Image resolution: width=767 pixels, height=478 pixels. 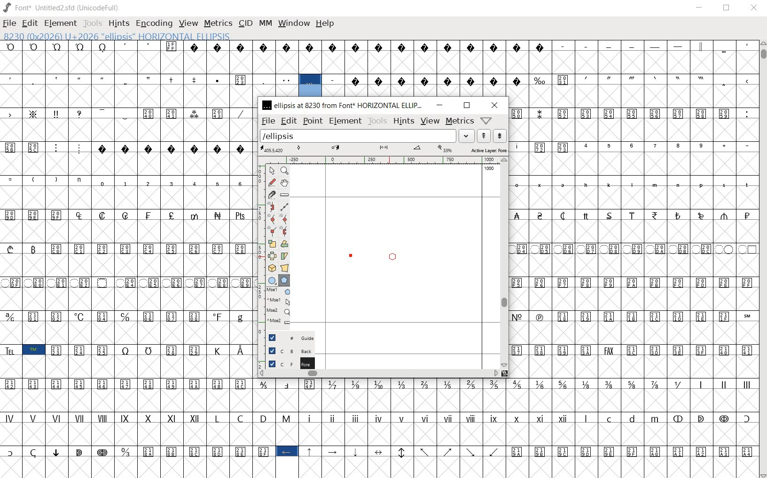 I want to click on guide, so click(x=287, y=337).